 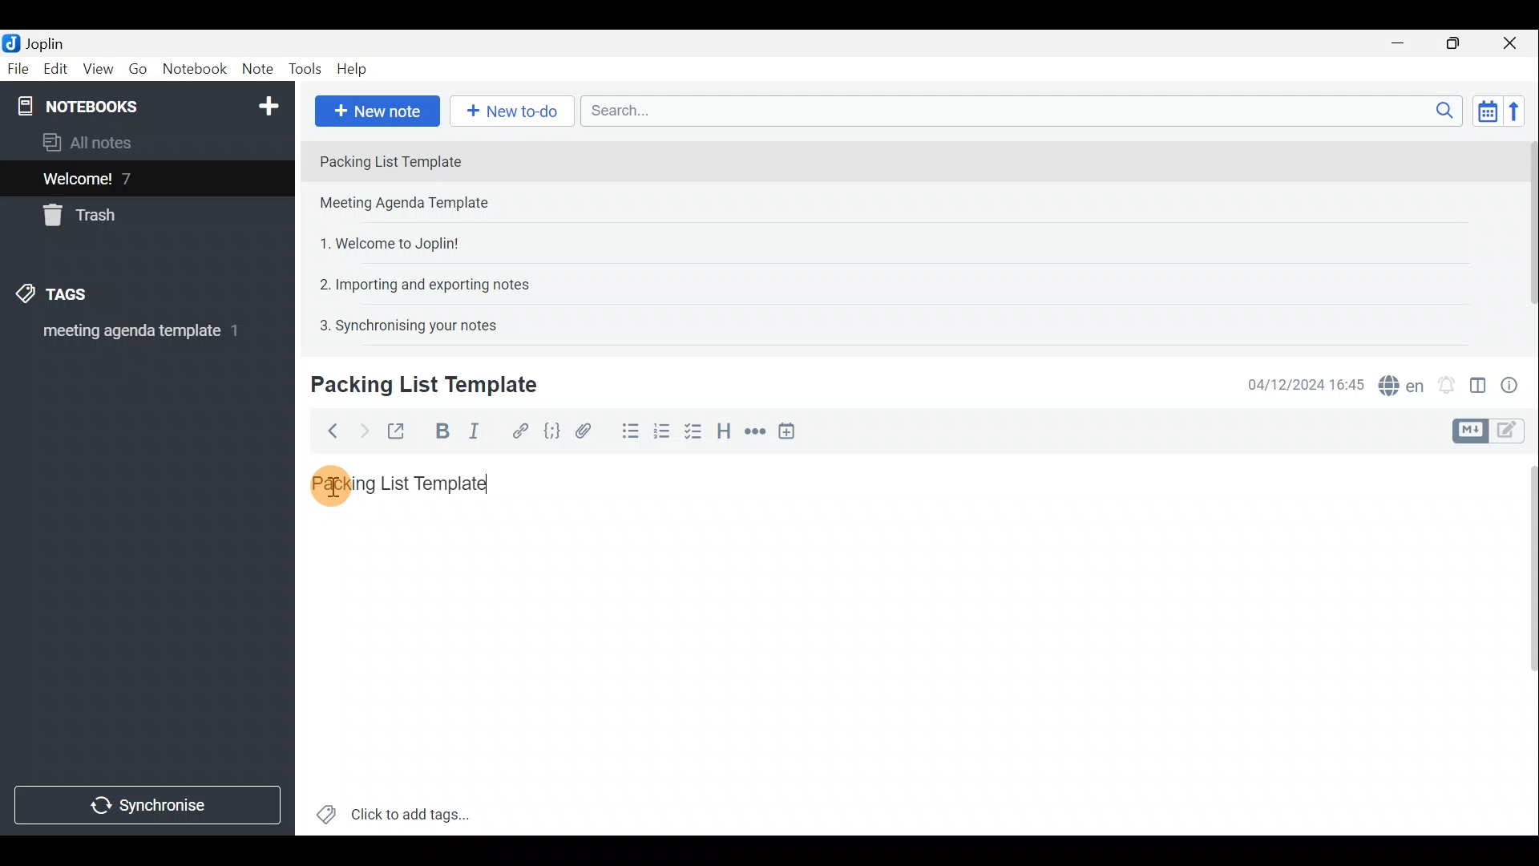 What do you see at coordinates (336, 484) in the screenshot?
I see `cursor` at bounding box center [336, 484].